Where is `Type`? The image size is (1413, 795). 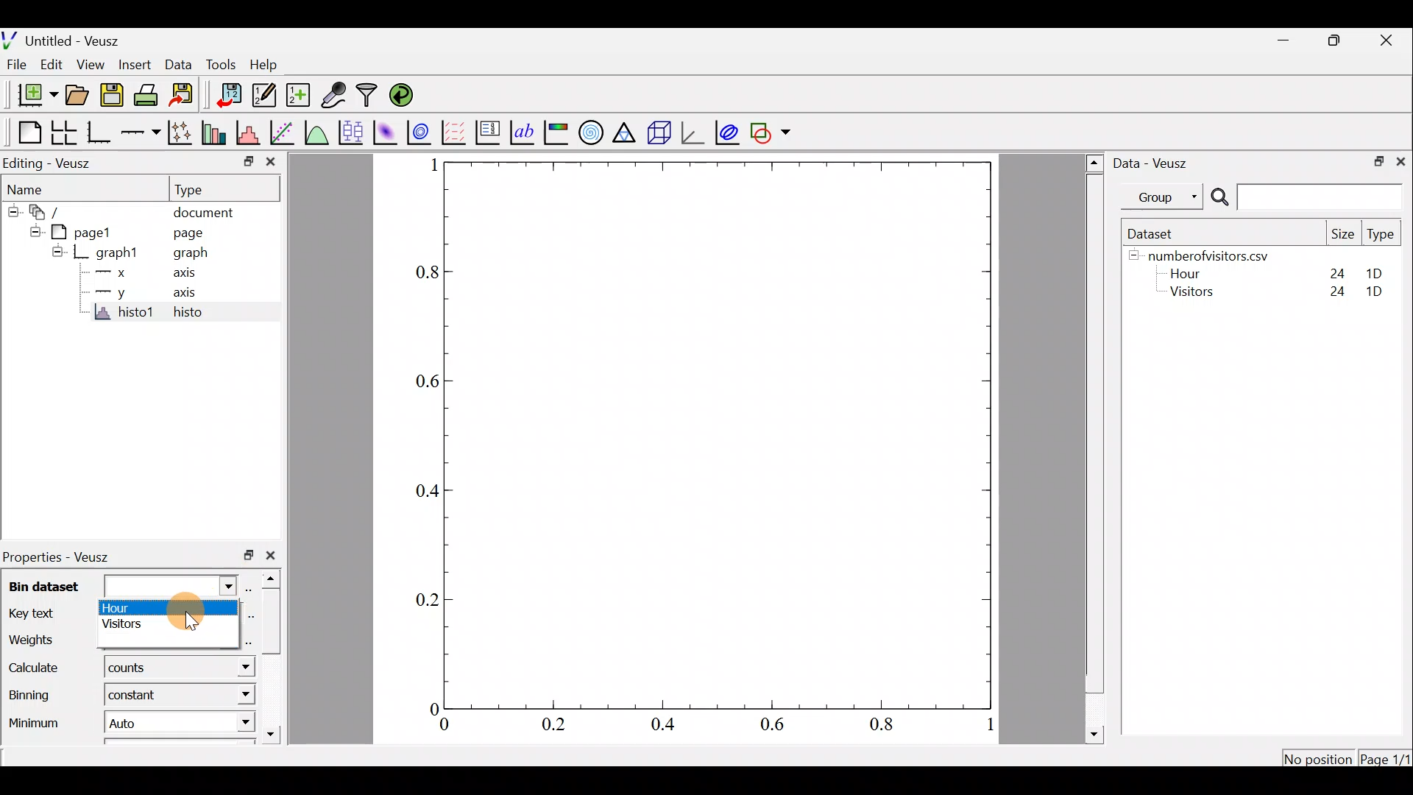
Type is located at coordinates (1381, 233).